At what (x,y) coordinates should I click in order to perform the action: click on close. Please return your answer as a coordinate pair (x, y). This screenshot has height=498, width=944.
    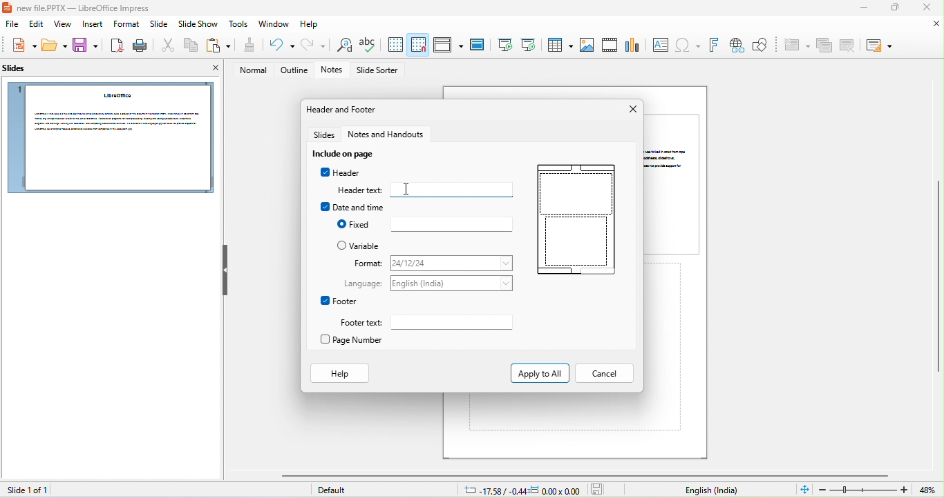
    Looking at the image, I should click on (937, 24).